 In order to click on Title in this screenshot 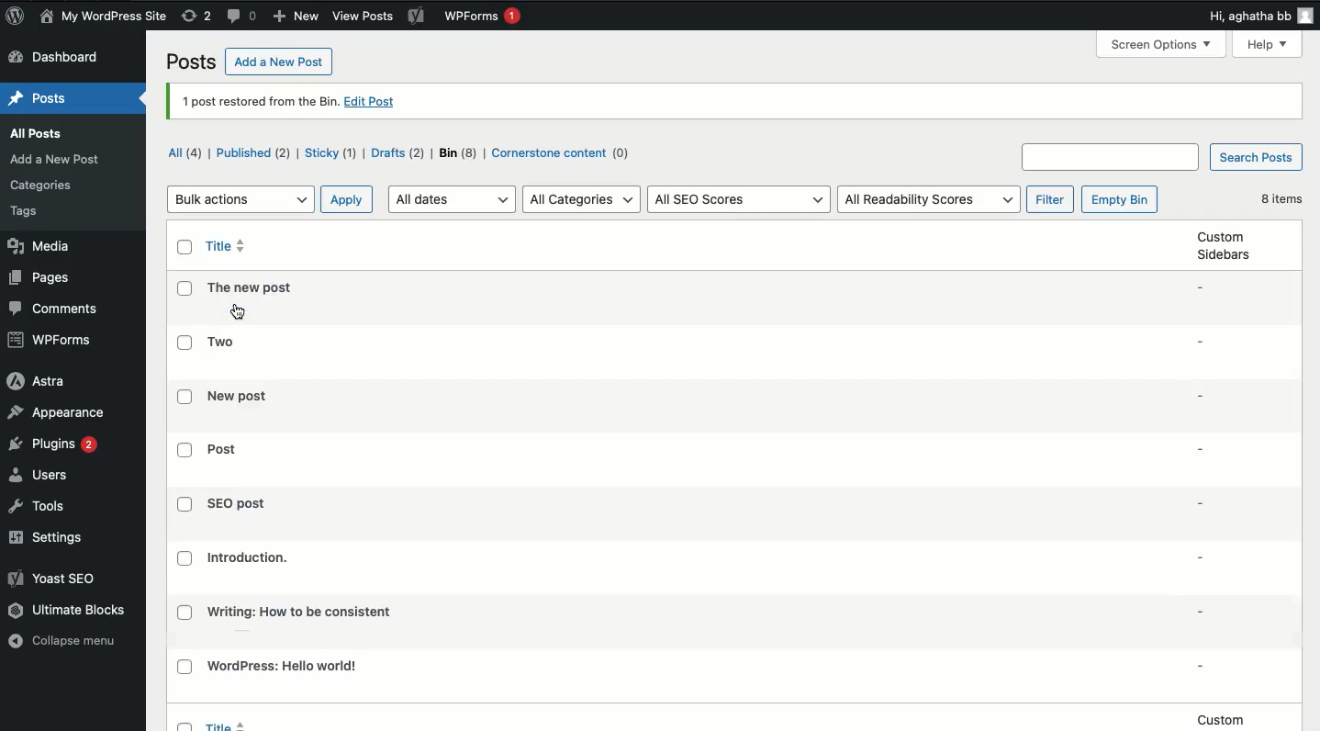, I will do `click(221, 340)`.